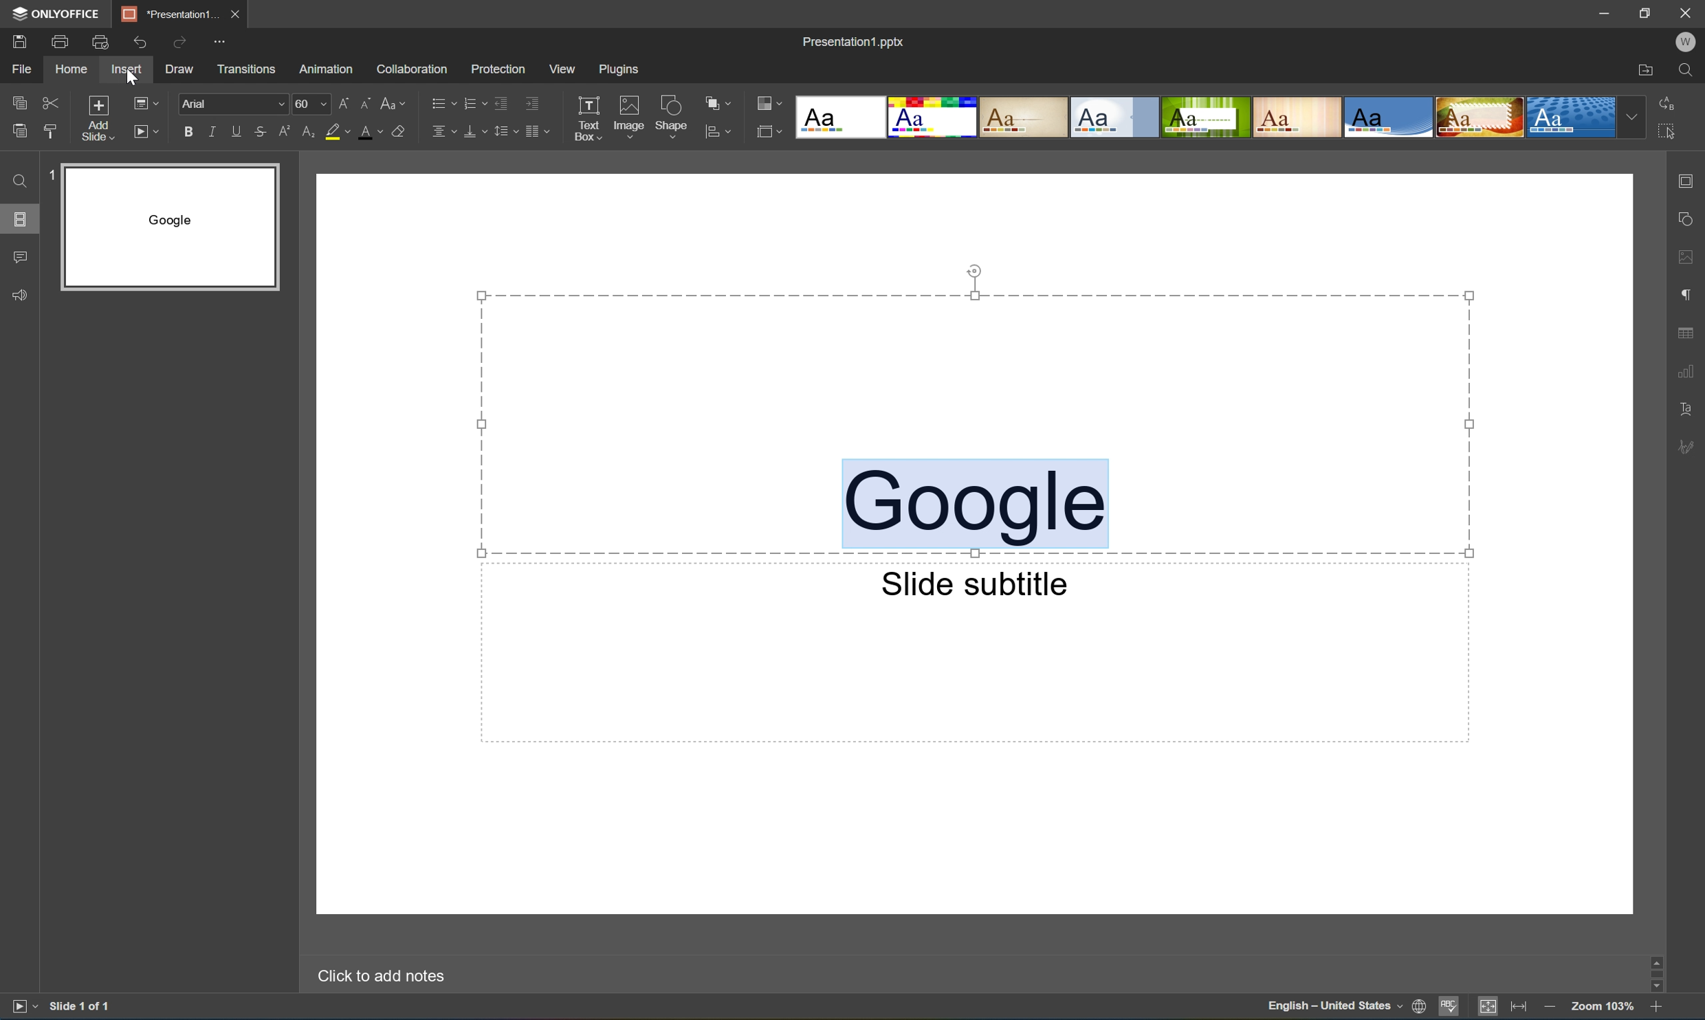  I want to click on Start slideshow, so click(149, 135).